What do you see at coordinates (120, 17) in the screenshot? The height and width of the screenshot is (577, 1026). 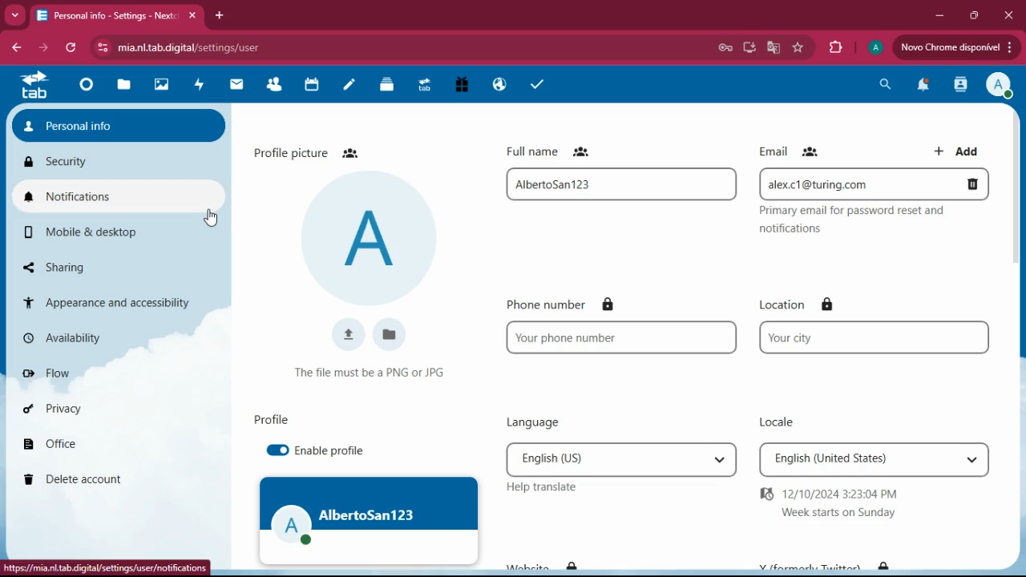 I see `tab` at bounding box center [120, 17].